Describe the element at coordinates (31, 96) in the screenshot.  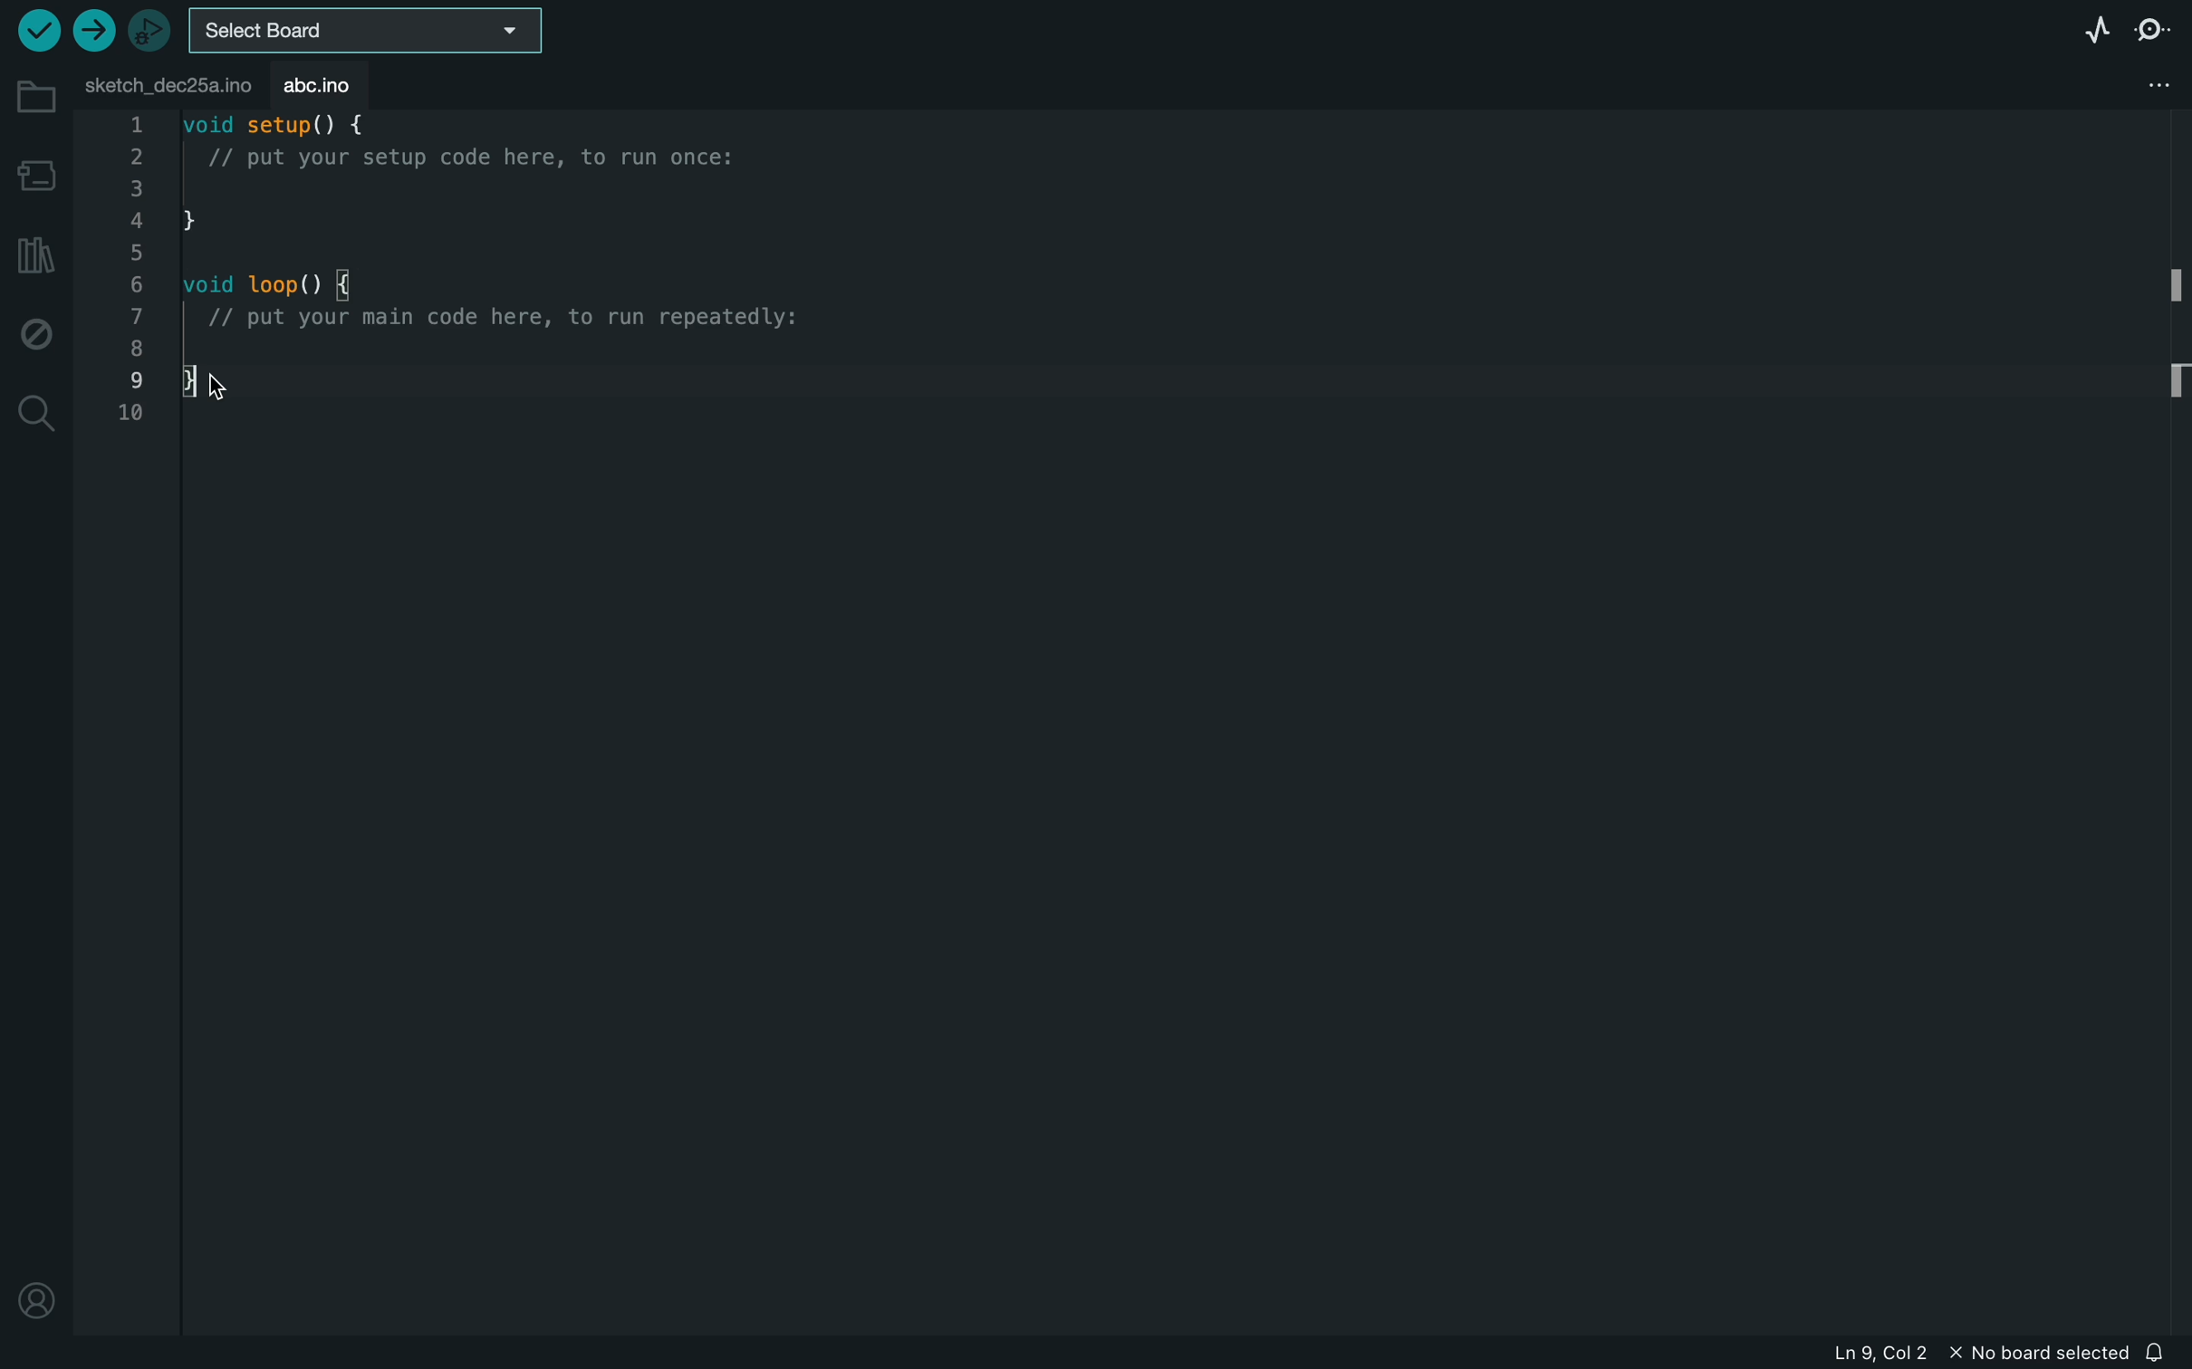
I see `folder` at that location.